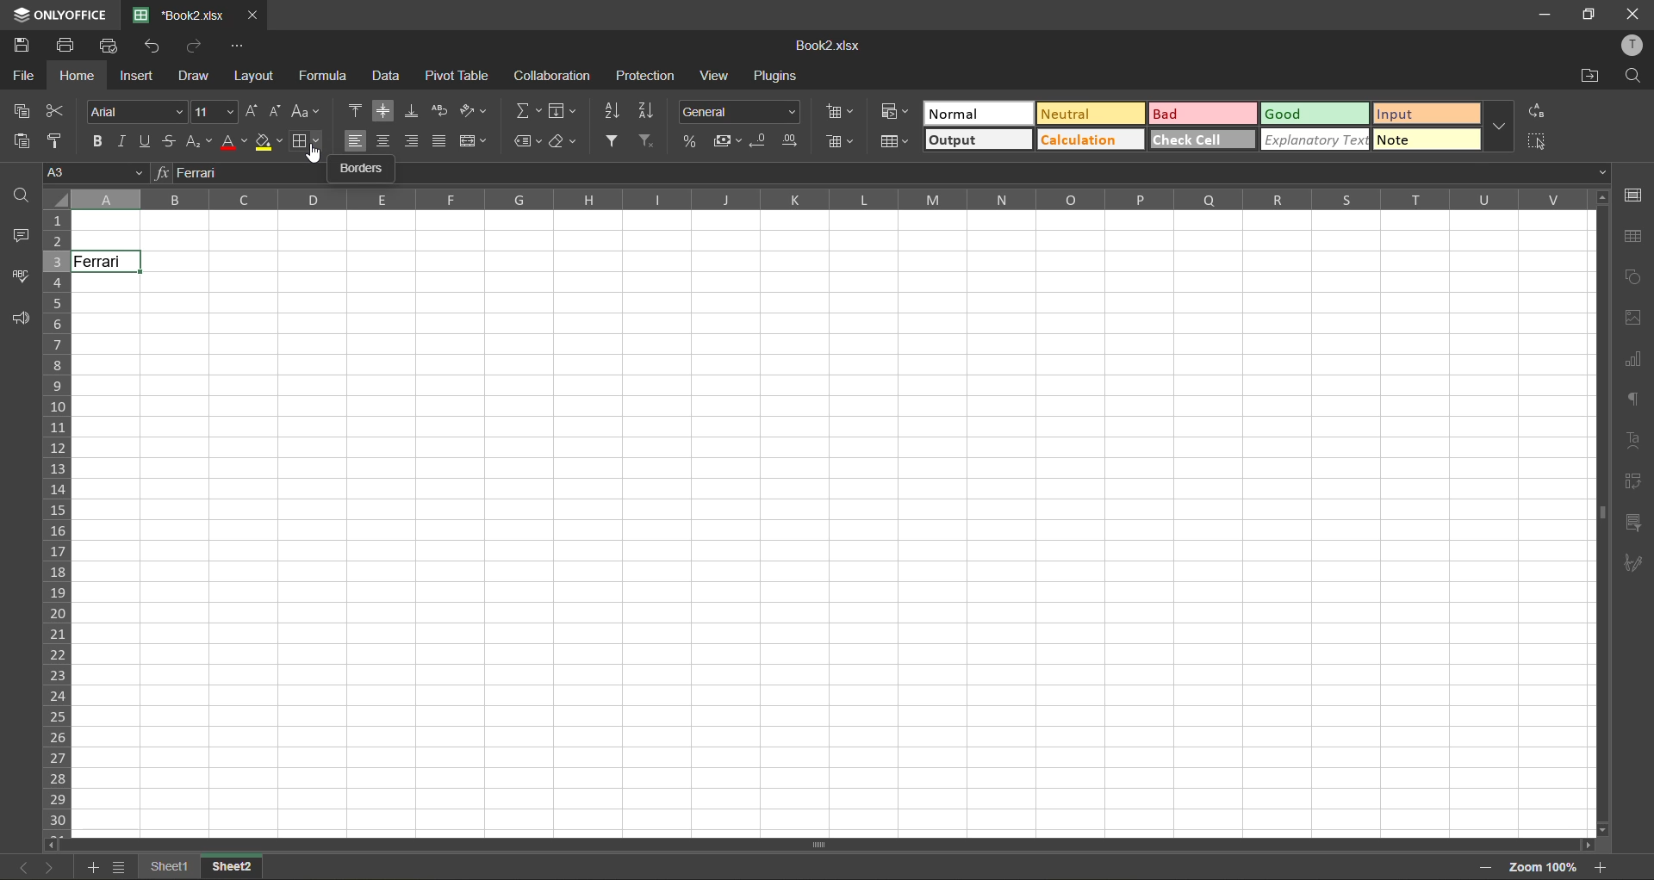 The image size is (1654, 880). I want to click on decrease decimal, so click(760, 141).